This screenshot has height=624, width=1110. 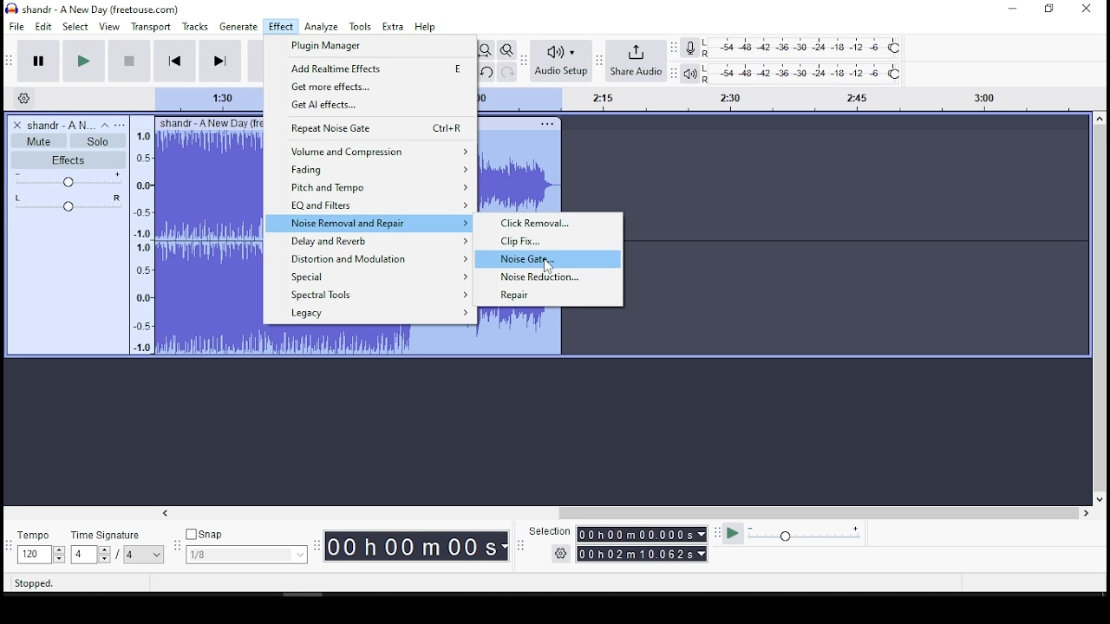 I want to click on transport, so click(x=151, y=26).